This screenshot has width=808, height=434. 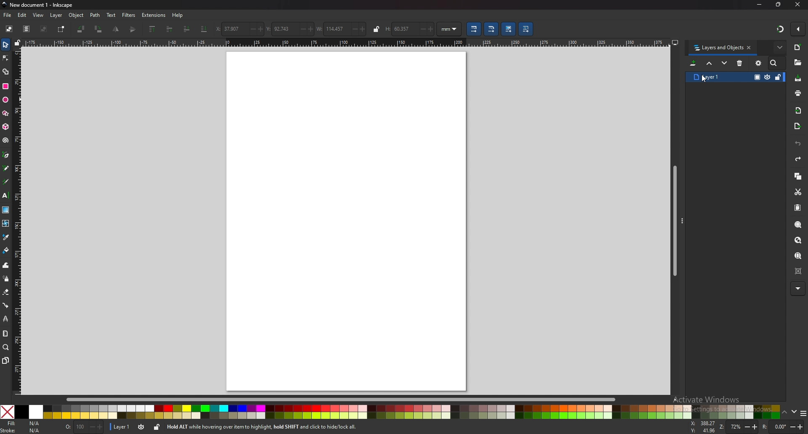 What do you see at coordinates (702, 426) in the screenshot?
I see `cursor coordinates` at bounding box center [702, 426].